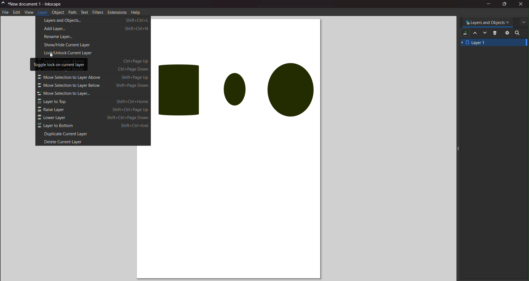 This screenshot has height=281, width=529. I want to click on toggle lock on current layer, so click(60, 64).